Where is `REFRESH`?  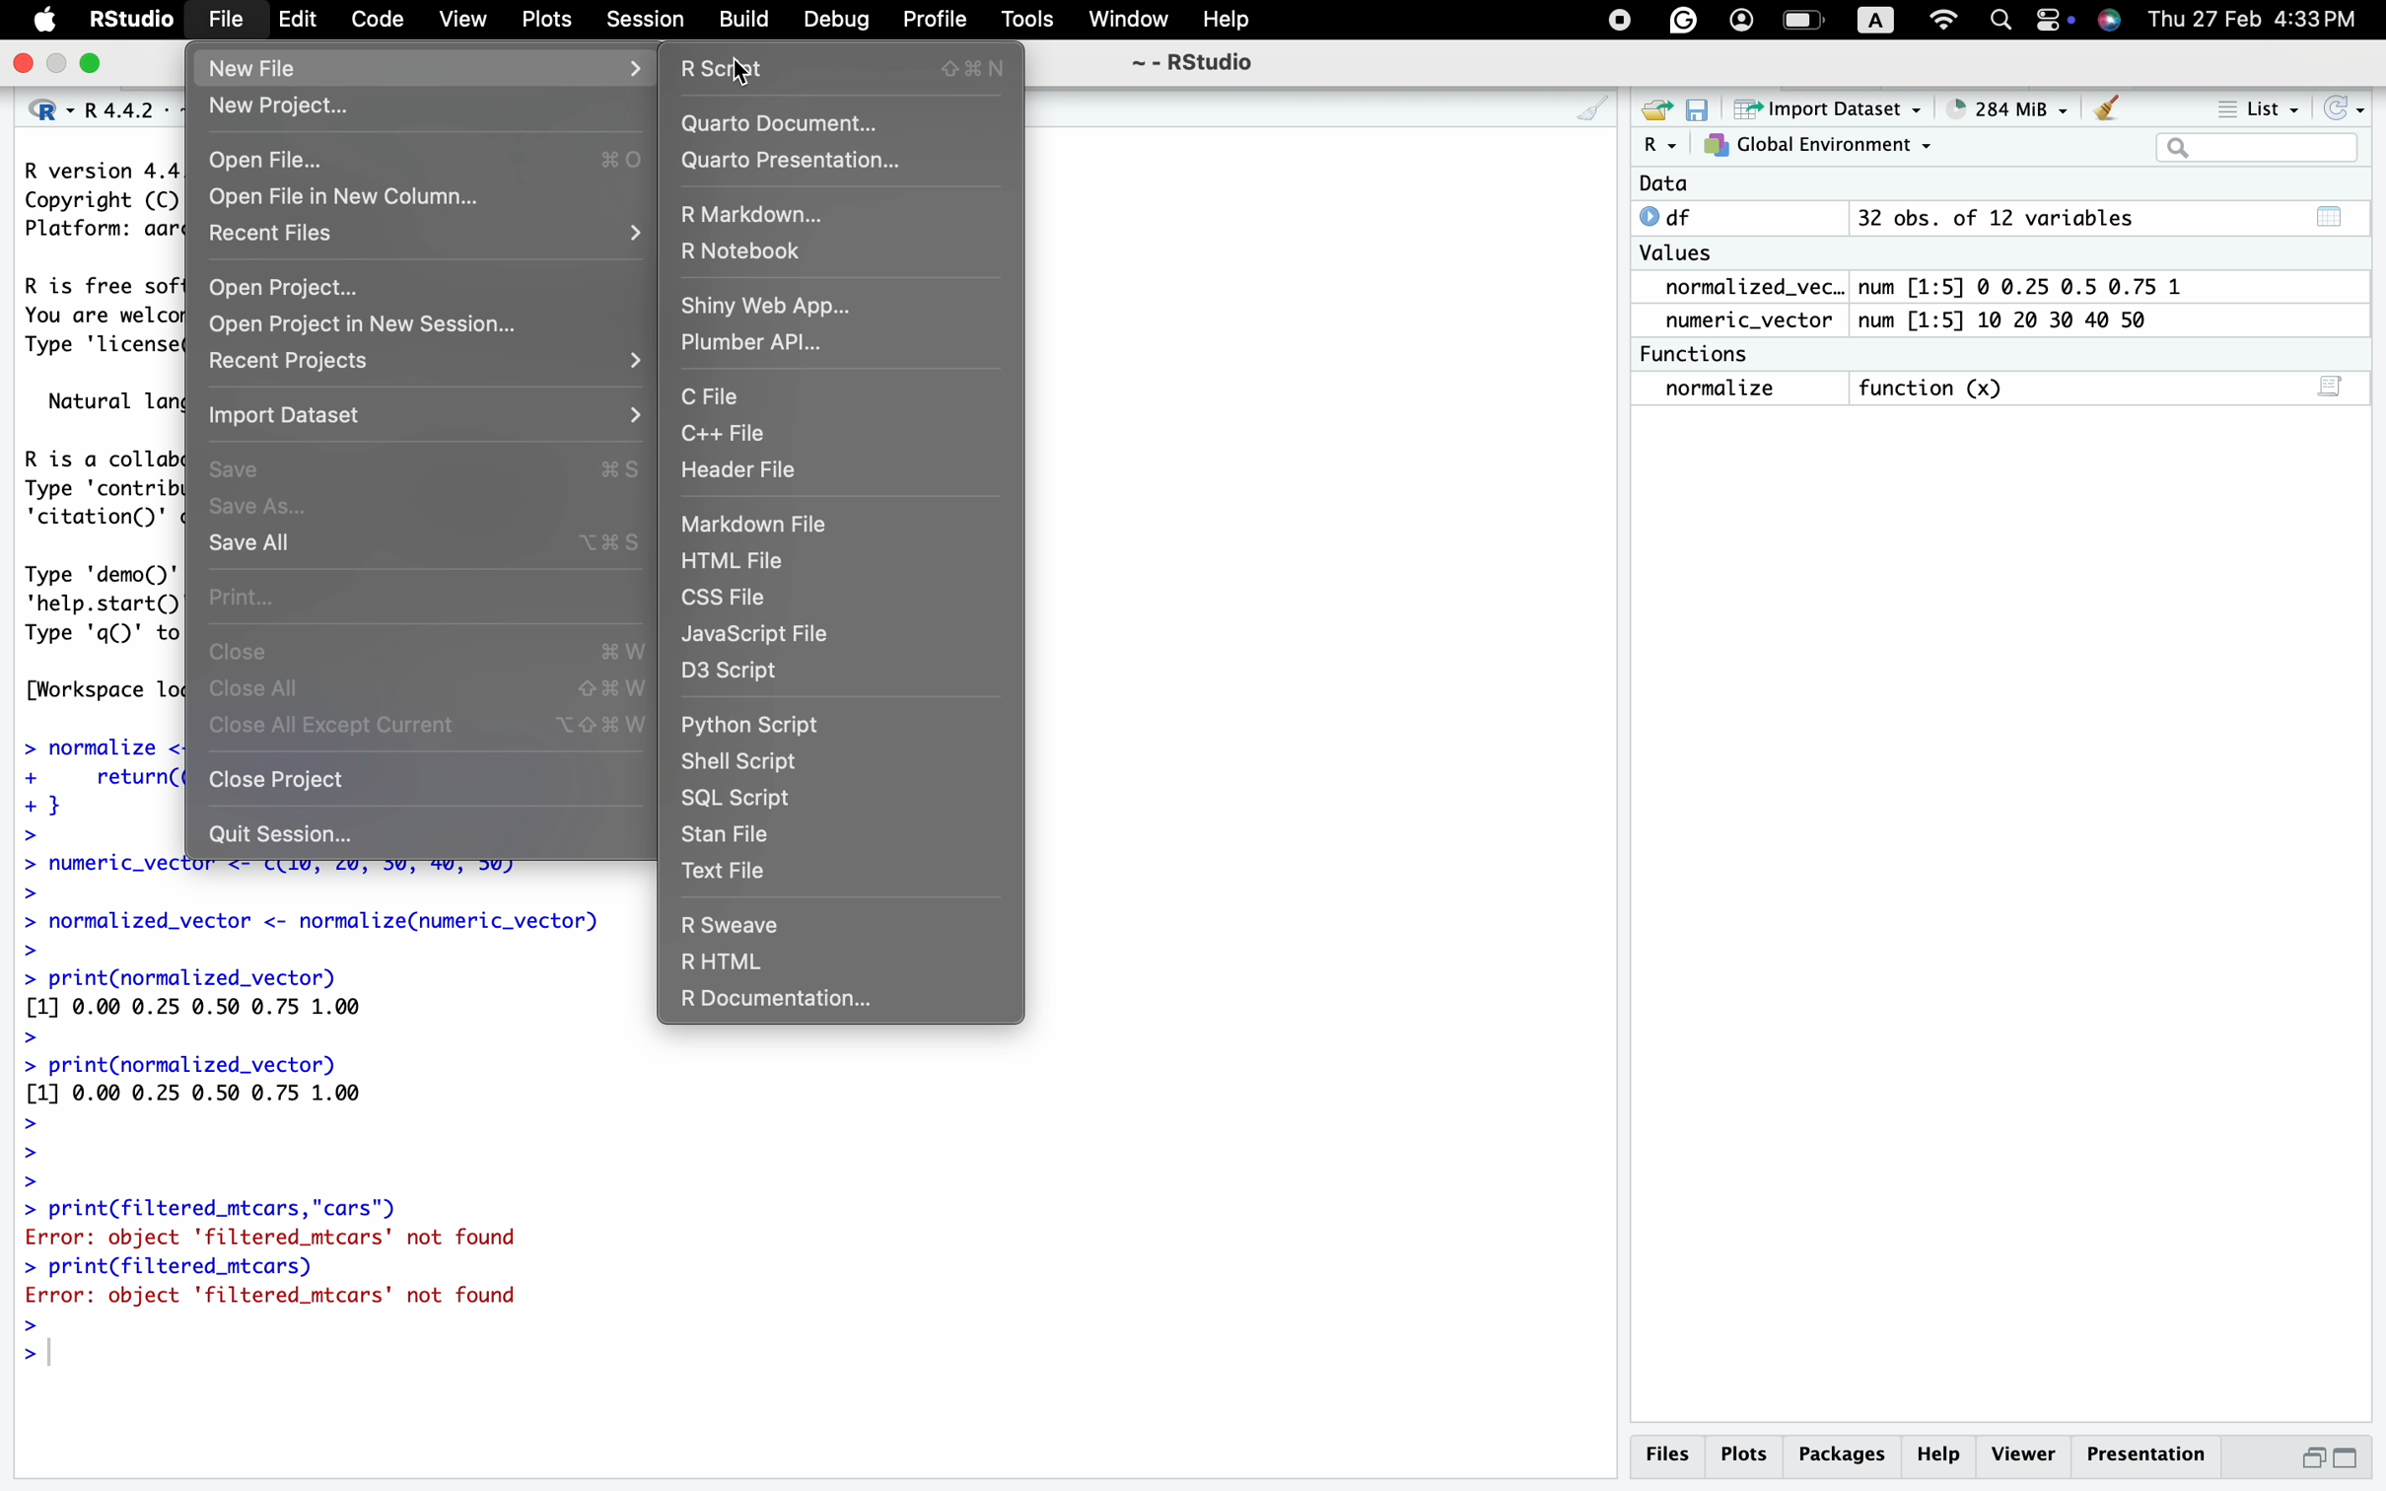
REFRESH is located at coordinates (2342, 105).